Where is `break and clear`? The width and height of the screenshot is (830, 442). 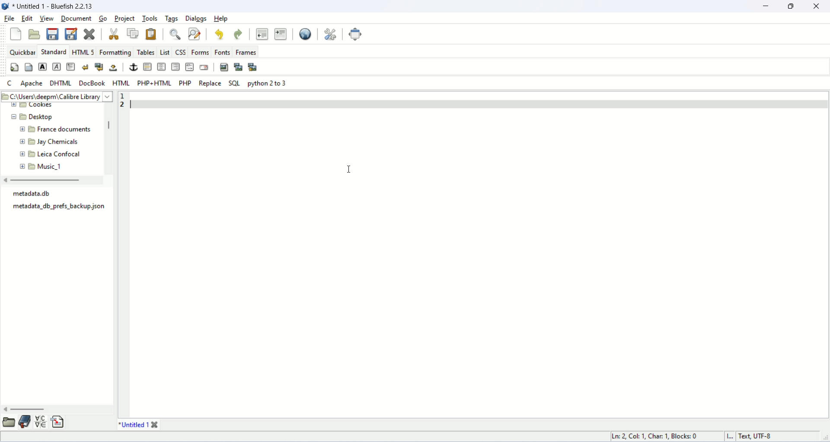
break and clear is located at coordinates (99, 67).